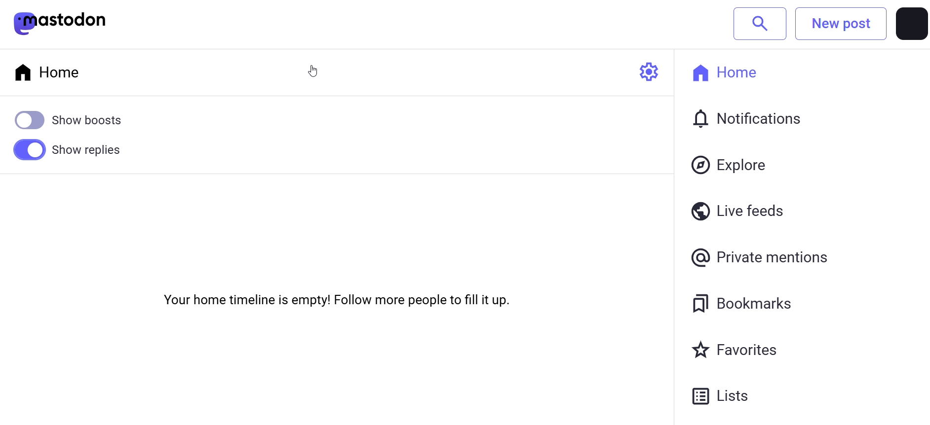  What do you see at coordinates (743, 210) in the screenshot?
I see `live feeds` at bounding box center [743, 210].